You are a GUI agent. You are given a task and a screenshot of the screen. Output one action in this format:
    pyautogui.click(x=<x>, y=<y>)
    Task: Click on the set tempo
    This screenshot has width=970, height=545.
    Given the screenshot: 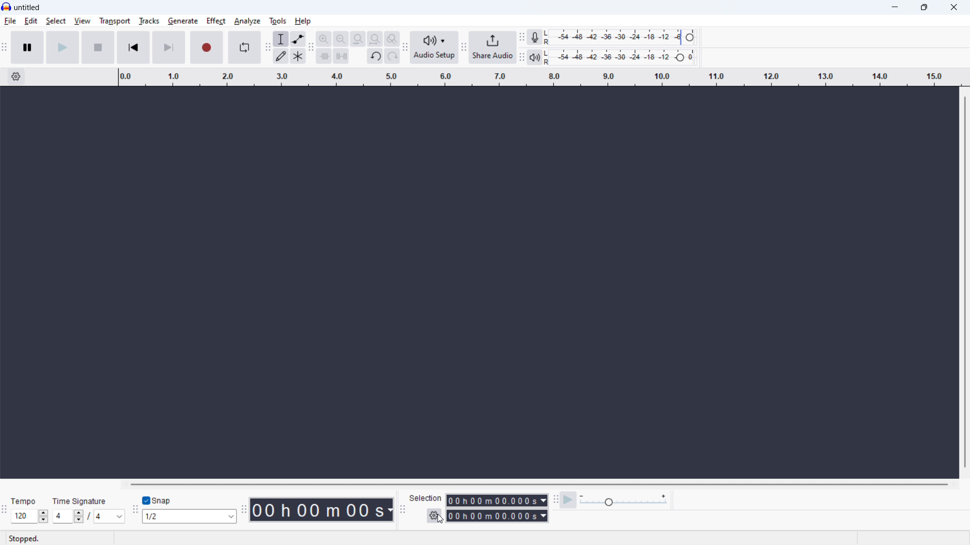 What is the action you would take?
    pyautogui.click(x=30, y=516)
    